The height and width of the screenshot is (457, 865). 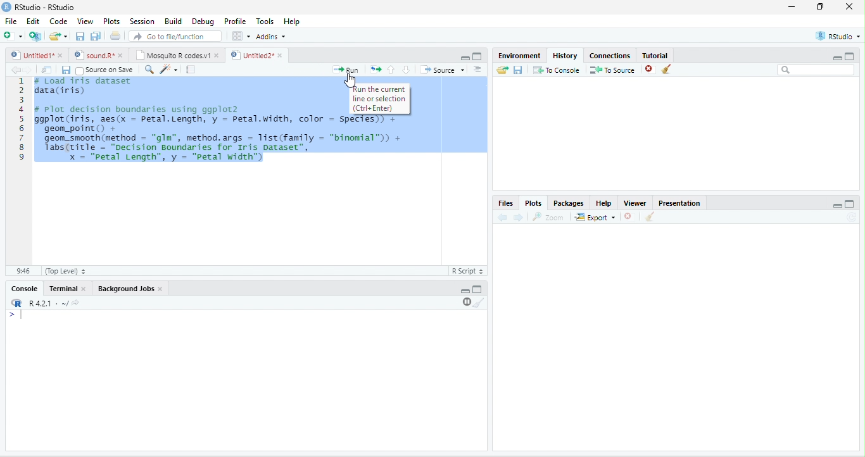 I want to click on close, so click(x=85, y=289).